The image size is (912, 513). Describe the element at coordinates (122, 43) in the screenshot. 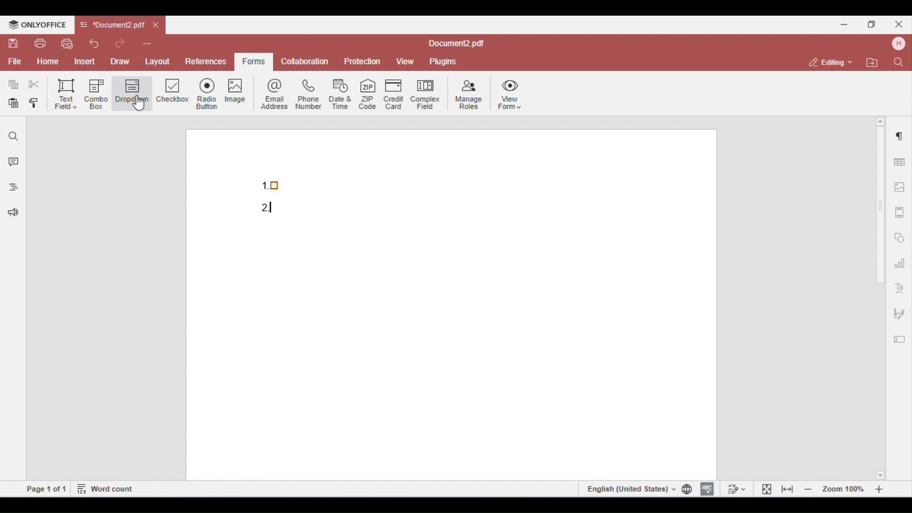

I see `redo` at that location.